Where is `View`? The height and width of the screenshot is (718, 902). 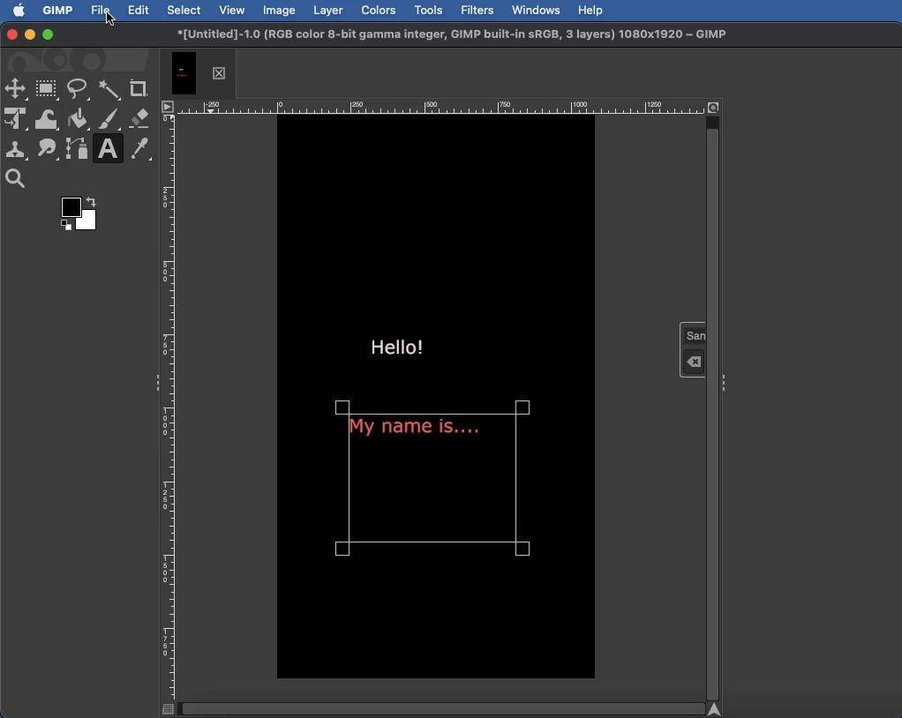 View is located at coordinates (234, 11).